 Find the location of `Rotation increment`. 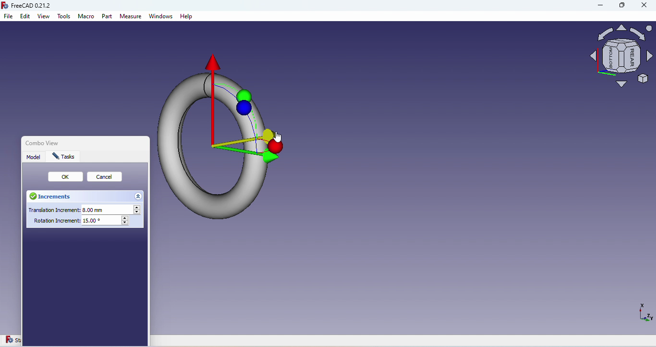

Rotation increment is located at coordinates (77, 223).